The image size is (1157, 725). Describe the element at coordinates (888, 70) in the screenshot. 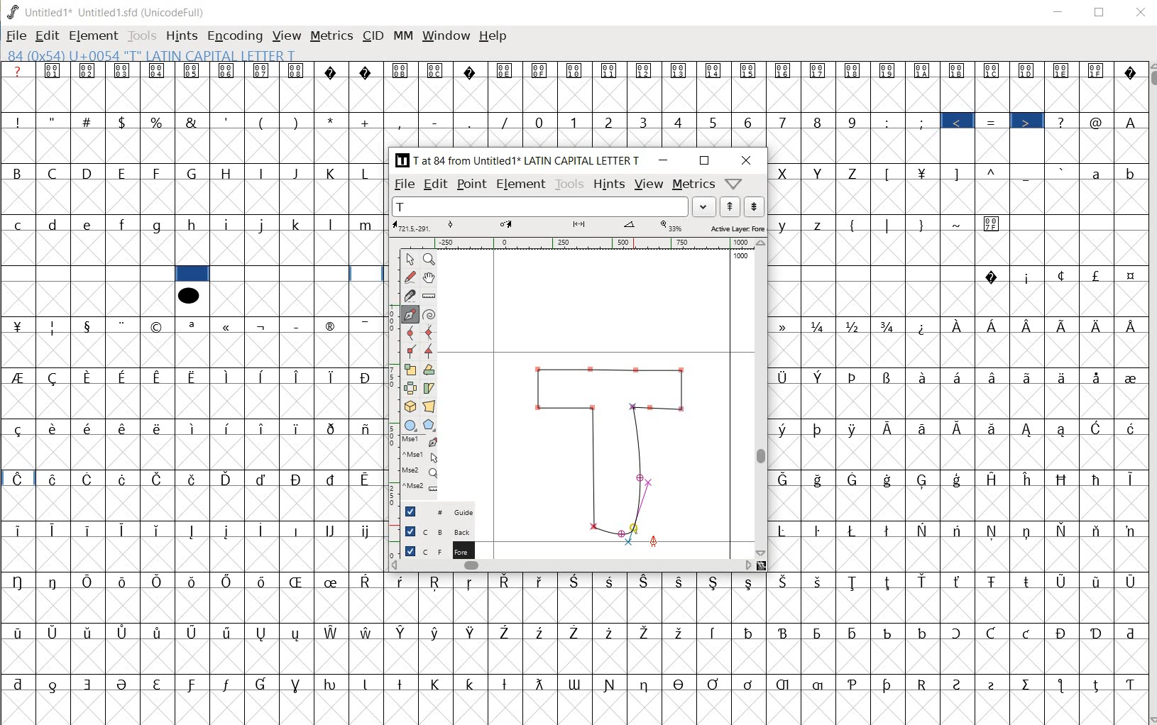

I see `Symbol` at that location.